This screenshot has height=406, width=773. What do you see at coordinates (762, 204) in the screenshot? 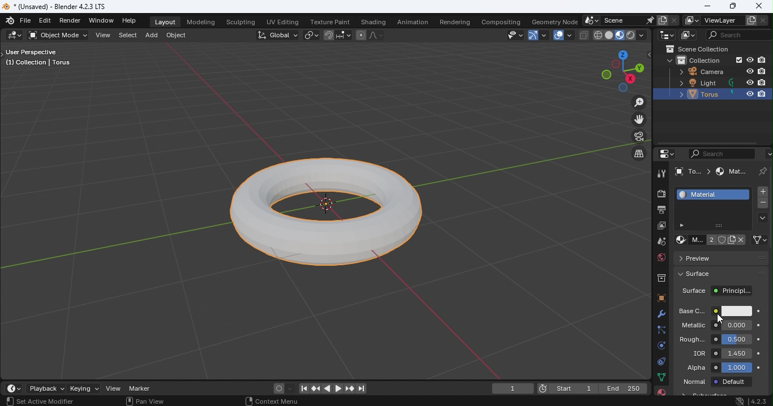
I see `Remove material slot` at bounding box center [762, 204].